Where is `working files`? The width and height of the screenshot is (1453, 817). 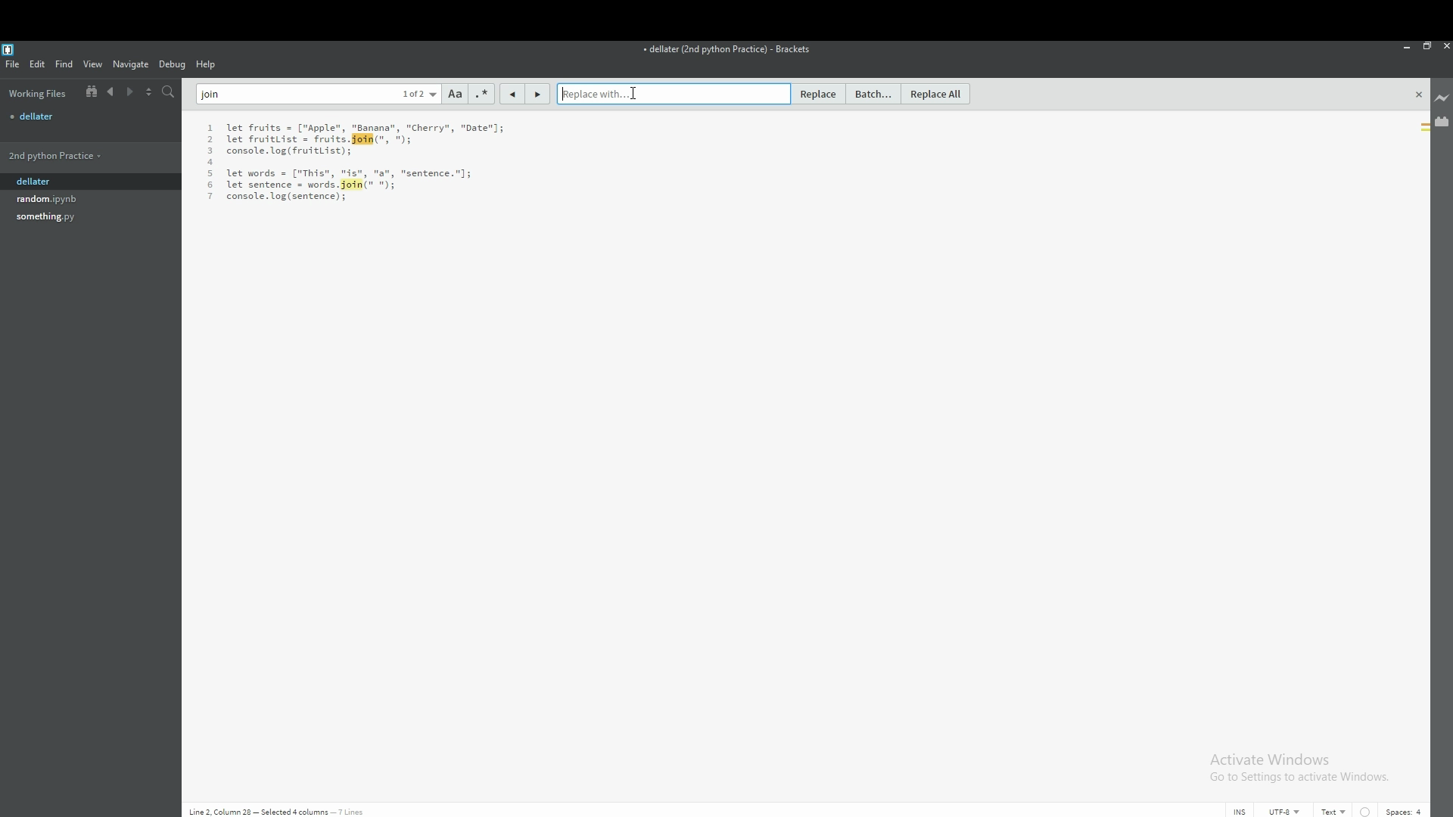
working files is located at coordinates (38, 93).